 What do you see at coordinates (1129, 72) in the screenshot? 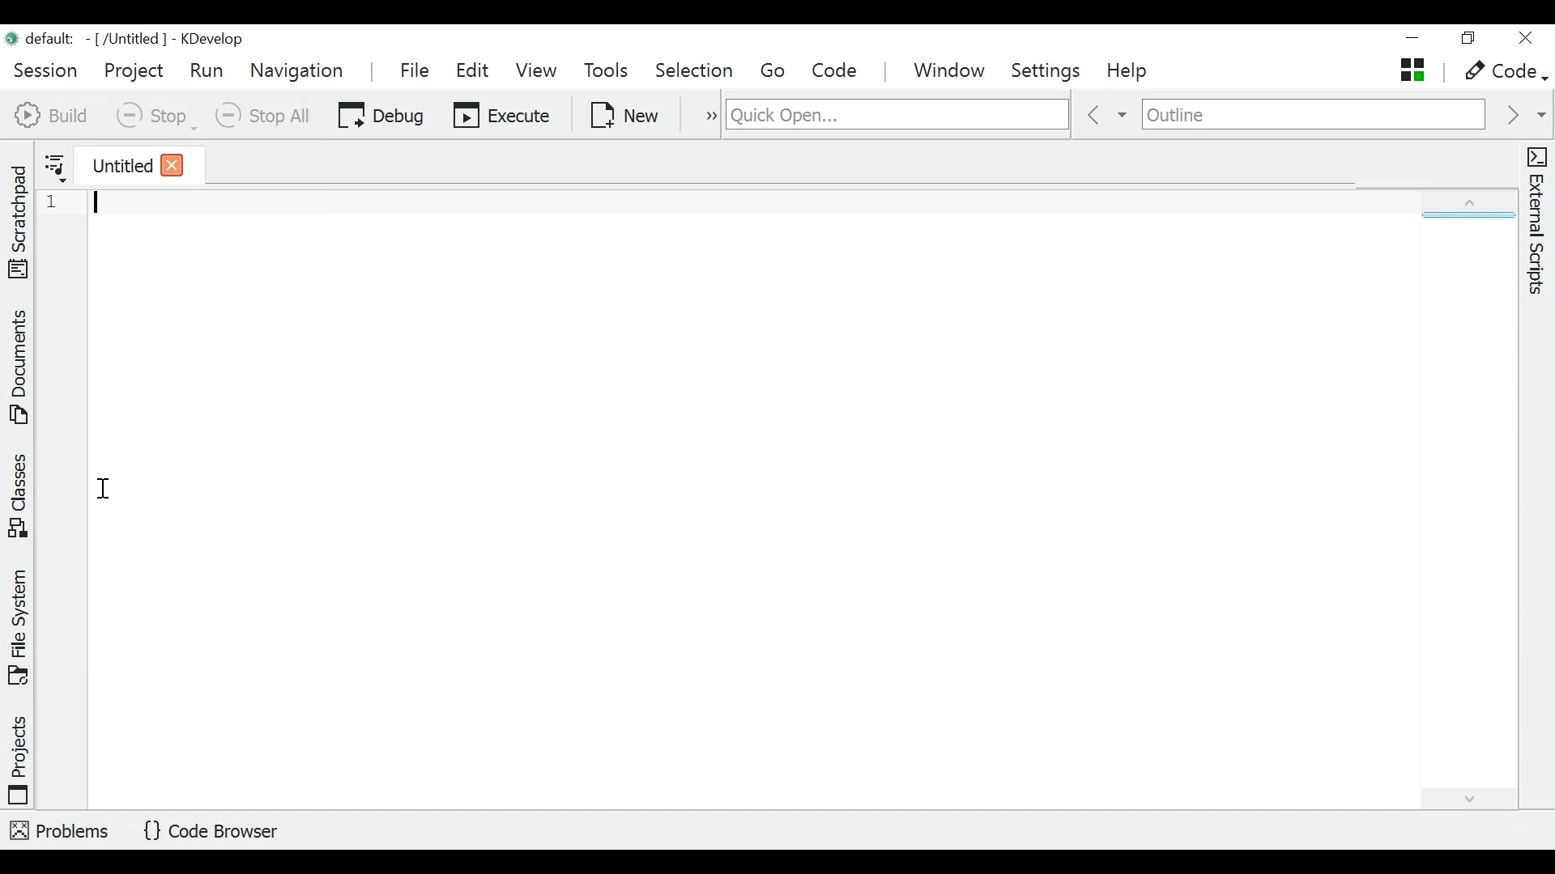
I see `Help` at bounding box center [1129, 72].